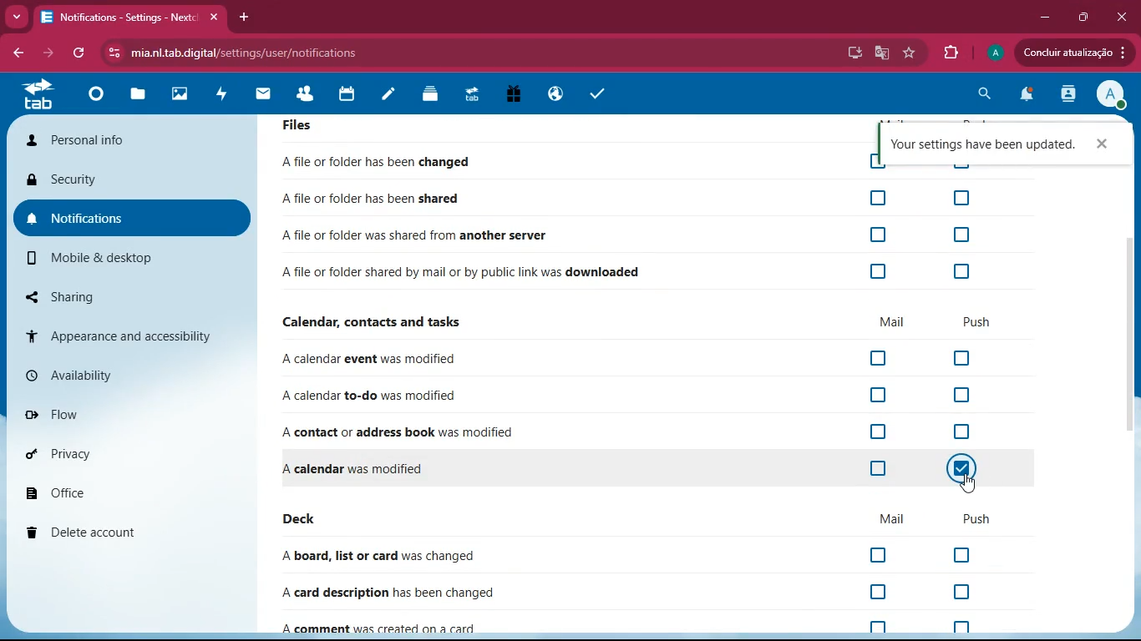  What do you see at coordinates (1133, 326) in the screenshot?
I see `scroll bar` at bounding box center [1133, 326].